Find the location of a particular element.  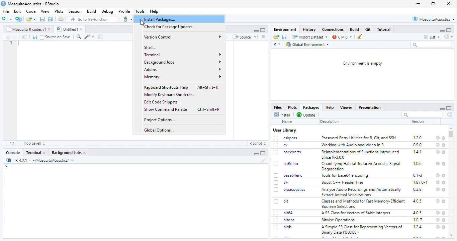

MosquitoAcoustics is located at coordinates (433, 19).